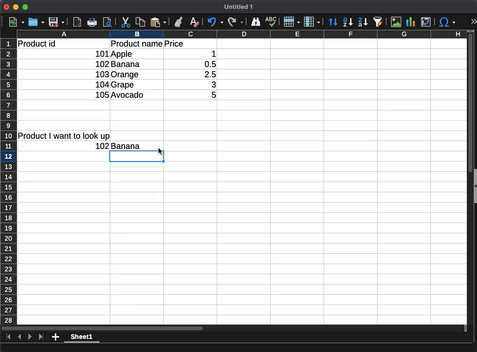 This screenshot has height=352, width=477. I want to click on finder, so click(256, 22).